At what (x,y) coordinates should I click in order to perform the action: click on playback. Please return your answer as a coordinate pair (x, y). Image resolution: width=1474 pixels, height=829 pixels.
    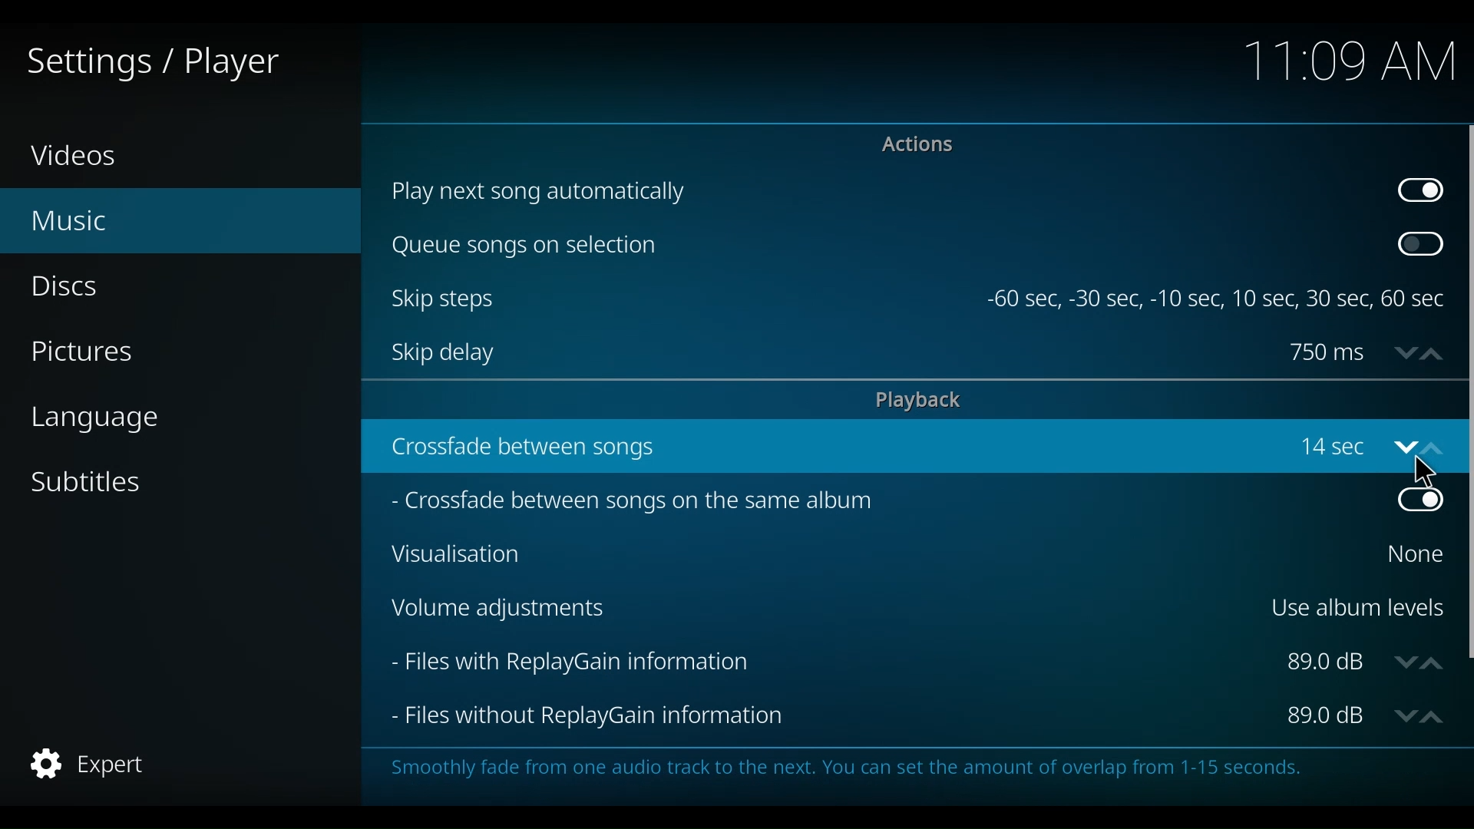
    Looking at the image, I should click on (924, 401).